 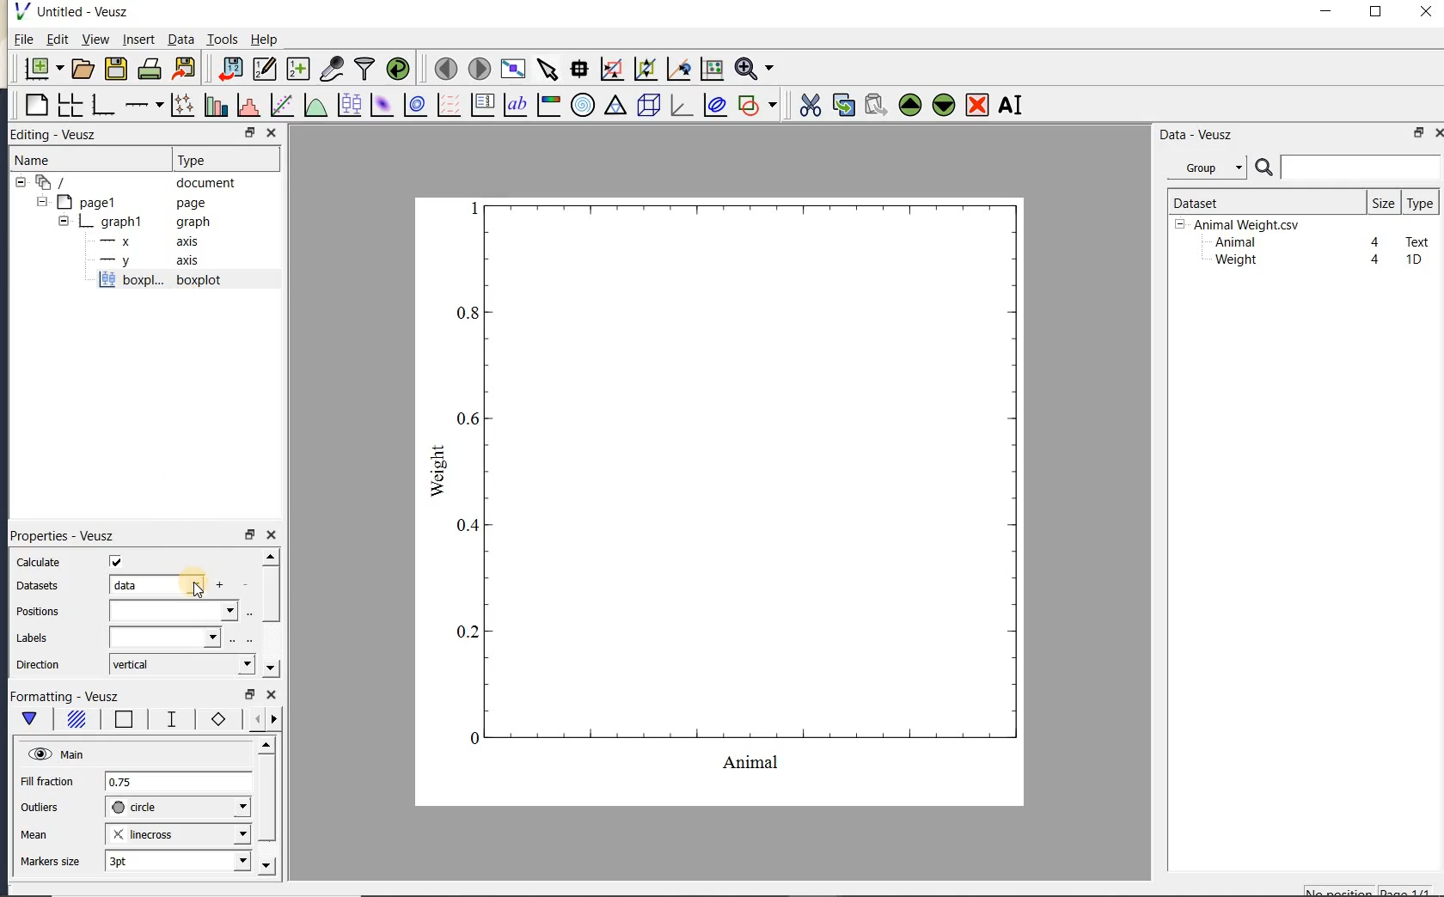 What do you see at coordinates (215, 719) in the screenshot?
I see `markers border` at bounding box center [215, 719].